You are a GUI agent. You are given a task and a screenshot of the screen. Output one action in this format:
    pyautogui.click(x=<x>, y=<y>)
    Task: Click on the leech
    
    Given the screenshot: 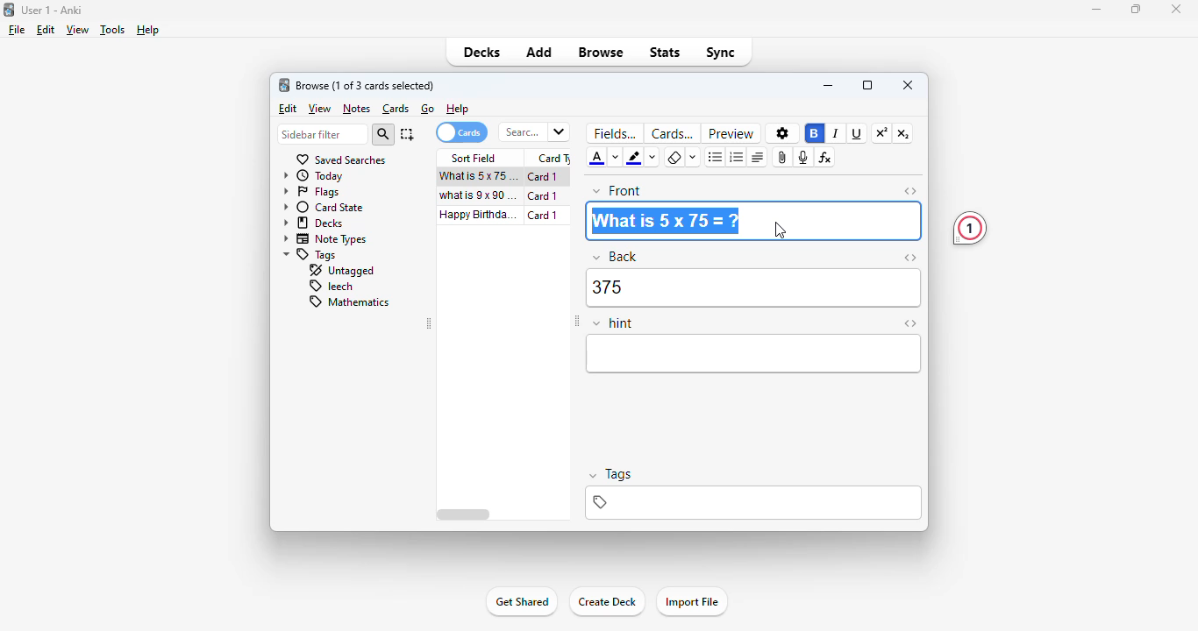 What is the action you would take?
    pyautogui.click(x=331, y=287)
    